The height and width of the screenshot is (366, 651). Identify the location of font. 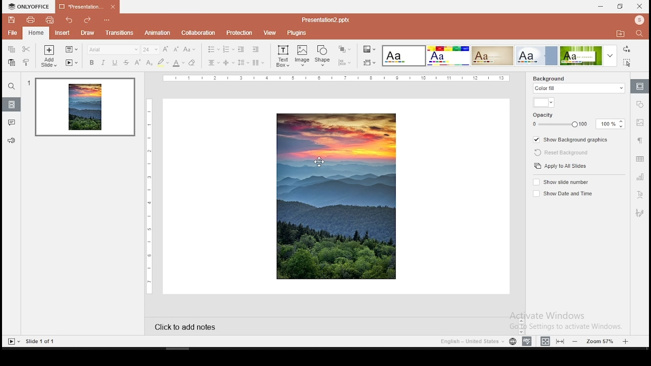
(113, 50).